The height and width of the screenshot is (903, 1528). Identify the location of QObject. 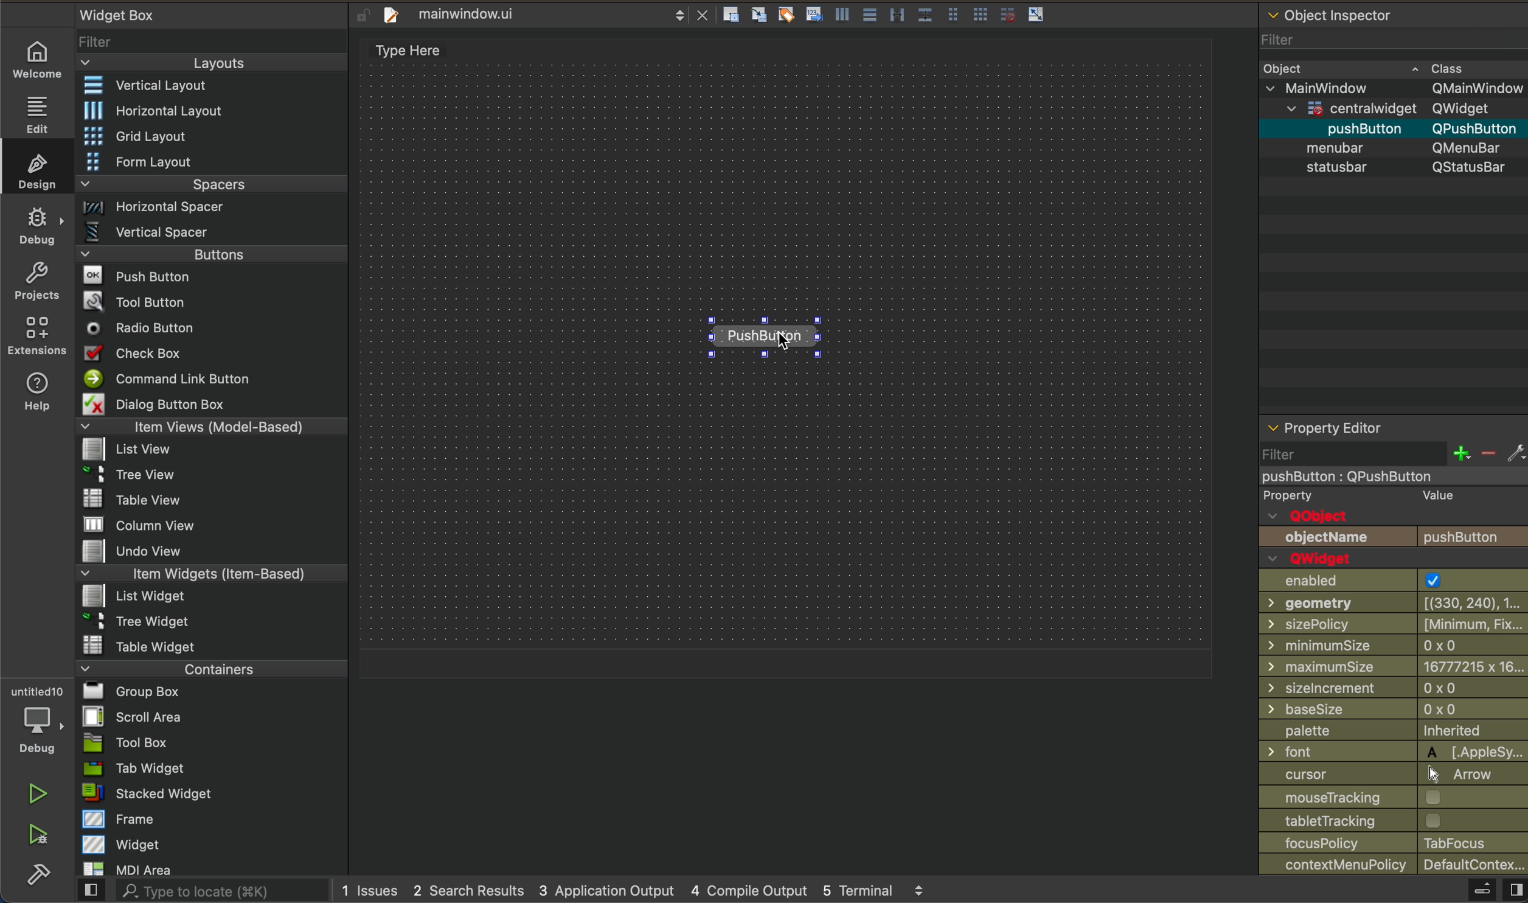
(1311, 515).